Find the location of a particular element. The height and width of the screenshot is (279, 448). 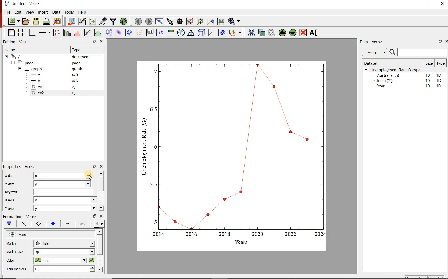

maximise is located at coordinates (427, 5).